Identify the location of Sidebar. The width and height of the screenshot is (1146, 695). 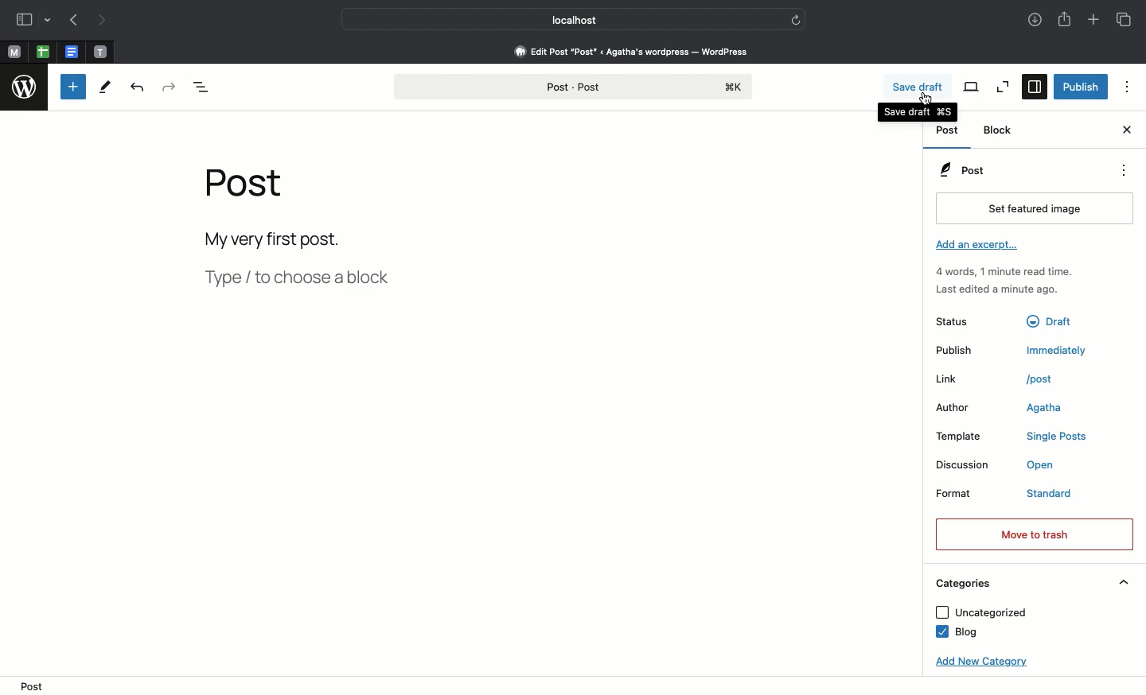
(1035, 87).